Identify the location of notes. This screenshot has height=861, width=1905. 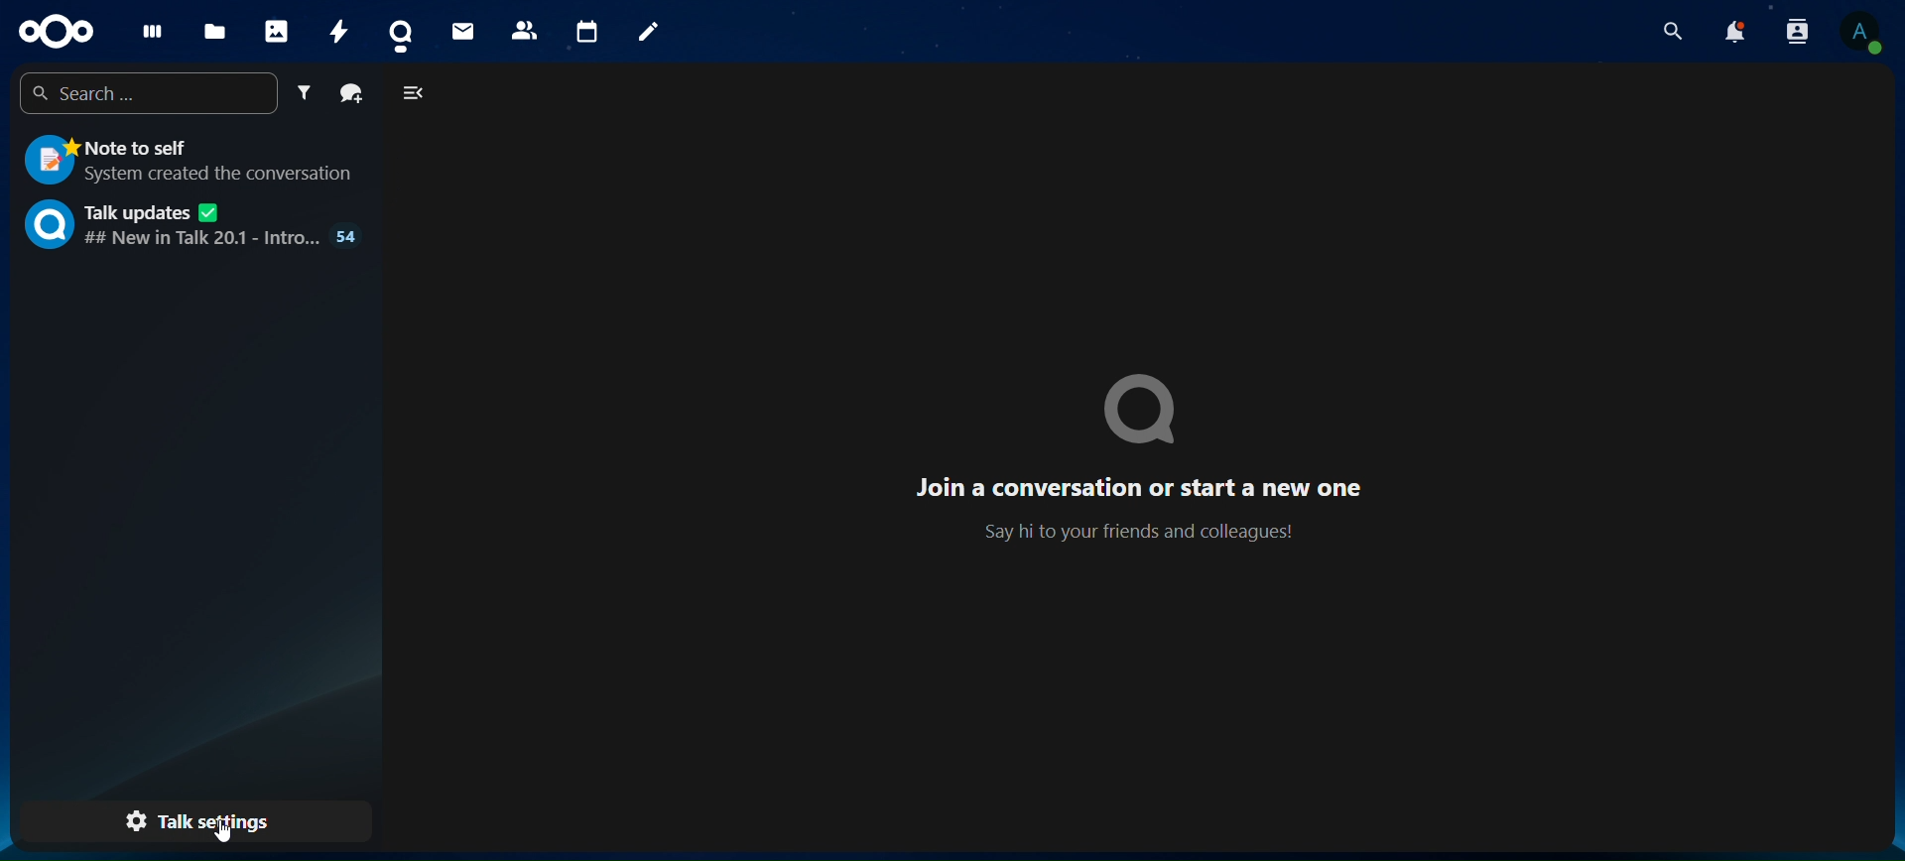
(649, 29).